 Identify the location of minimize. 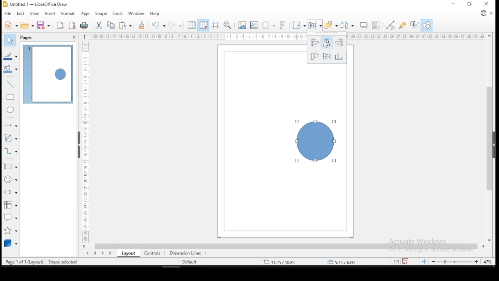
(454, 4).